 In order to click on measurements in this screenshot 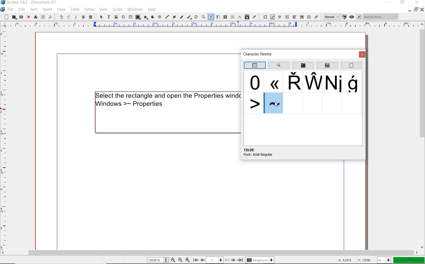, I will do `click(239, 17)`.